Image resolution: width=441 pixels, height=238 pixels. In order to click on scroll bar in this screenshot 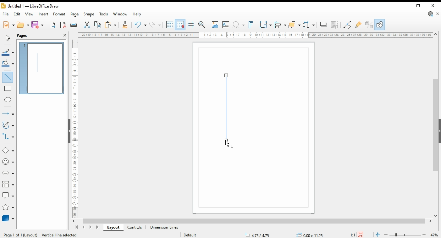, I will do `click(435, 123)`.